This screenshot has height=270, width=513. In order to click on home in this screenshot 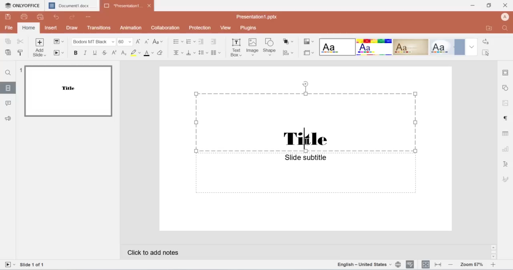, I will do `click(28, 28)`.